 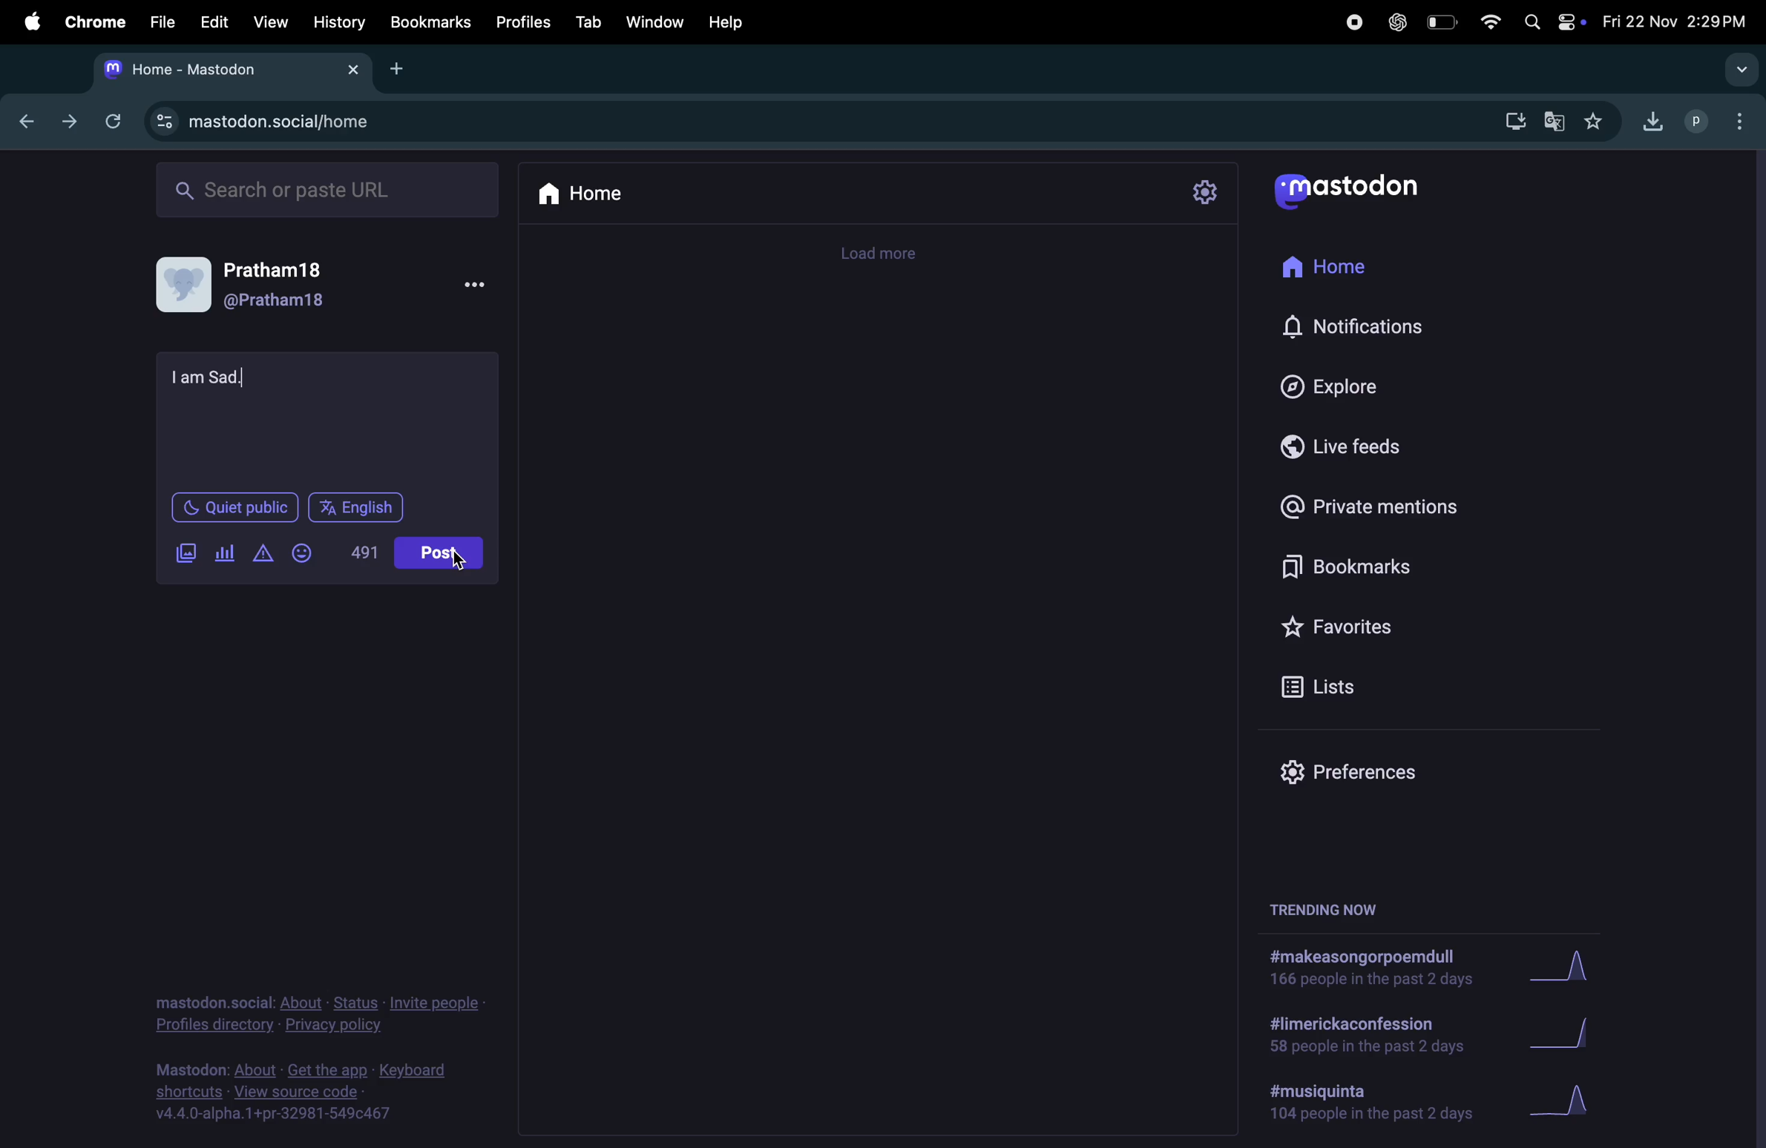 What do you see at coordinates (209, 69) in the screenshot?
I see `tabs` at bounding box center [209, 69].